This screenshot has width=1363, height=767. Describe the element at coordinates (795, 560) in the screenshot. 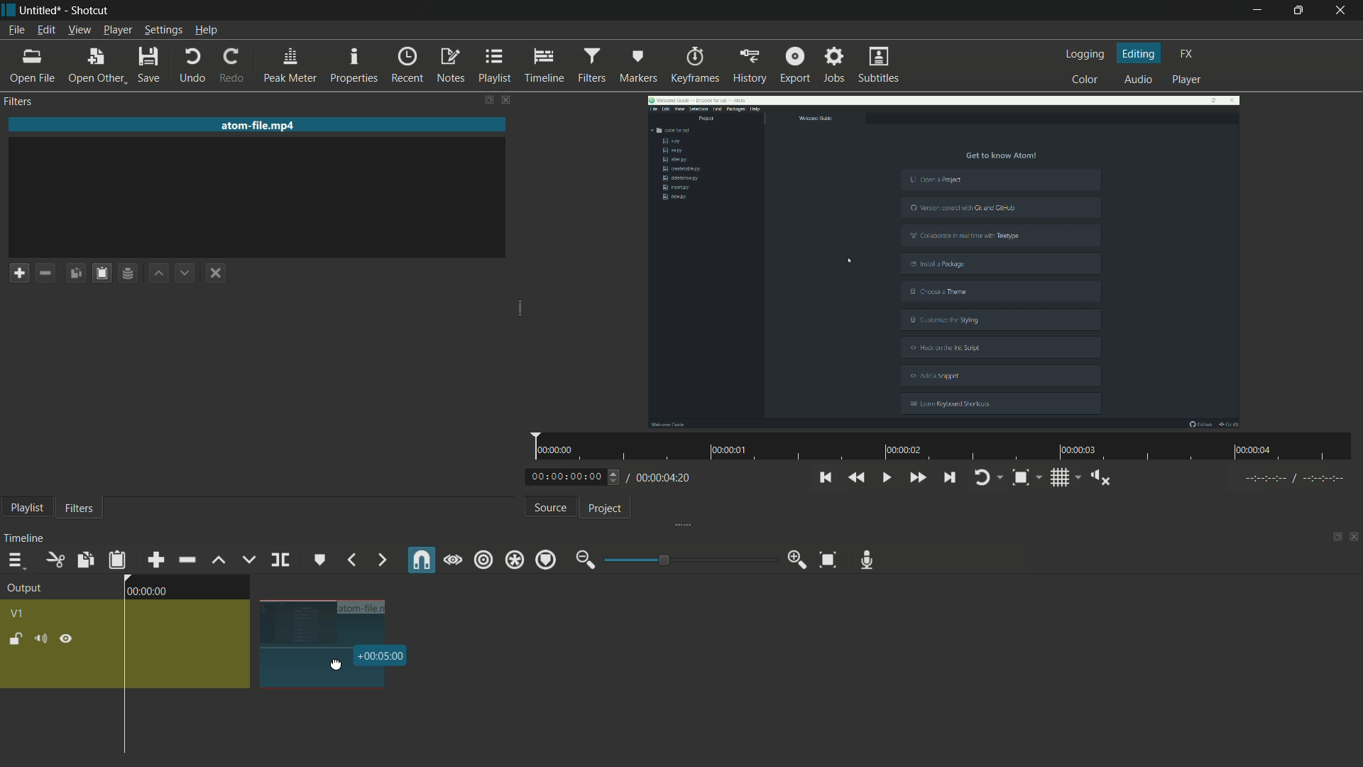

I see `zoom in` at that location.